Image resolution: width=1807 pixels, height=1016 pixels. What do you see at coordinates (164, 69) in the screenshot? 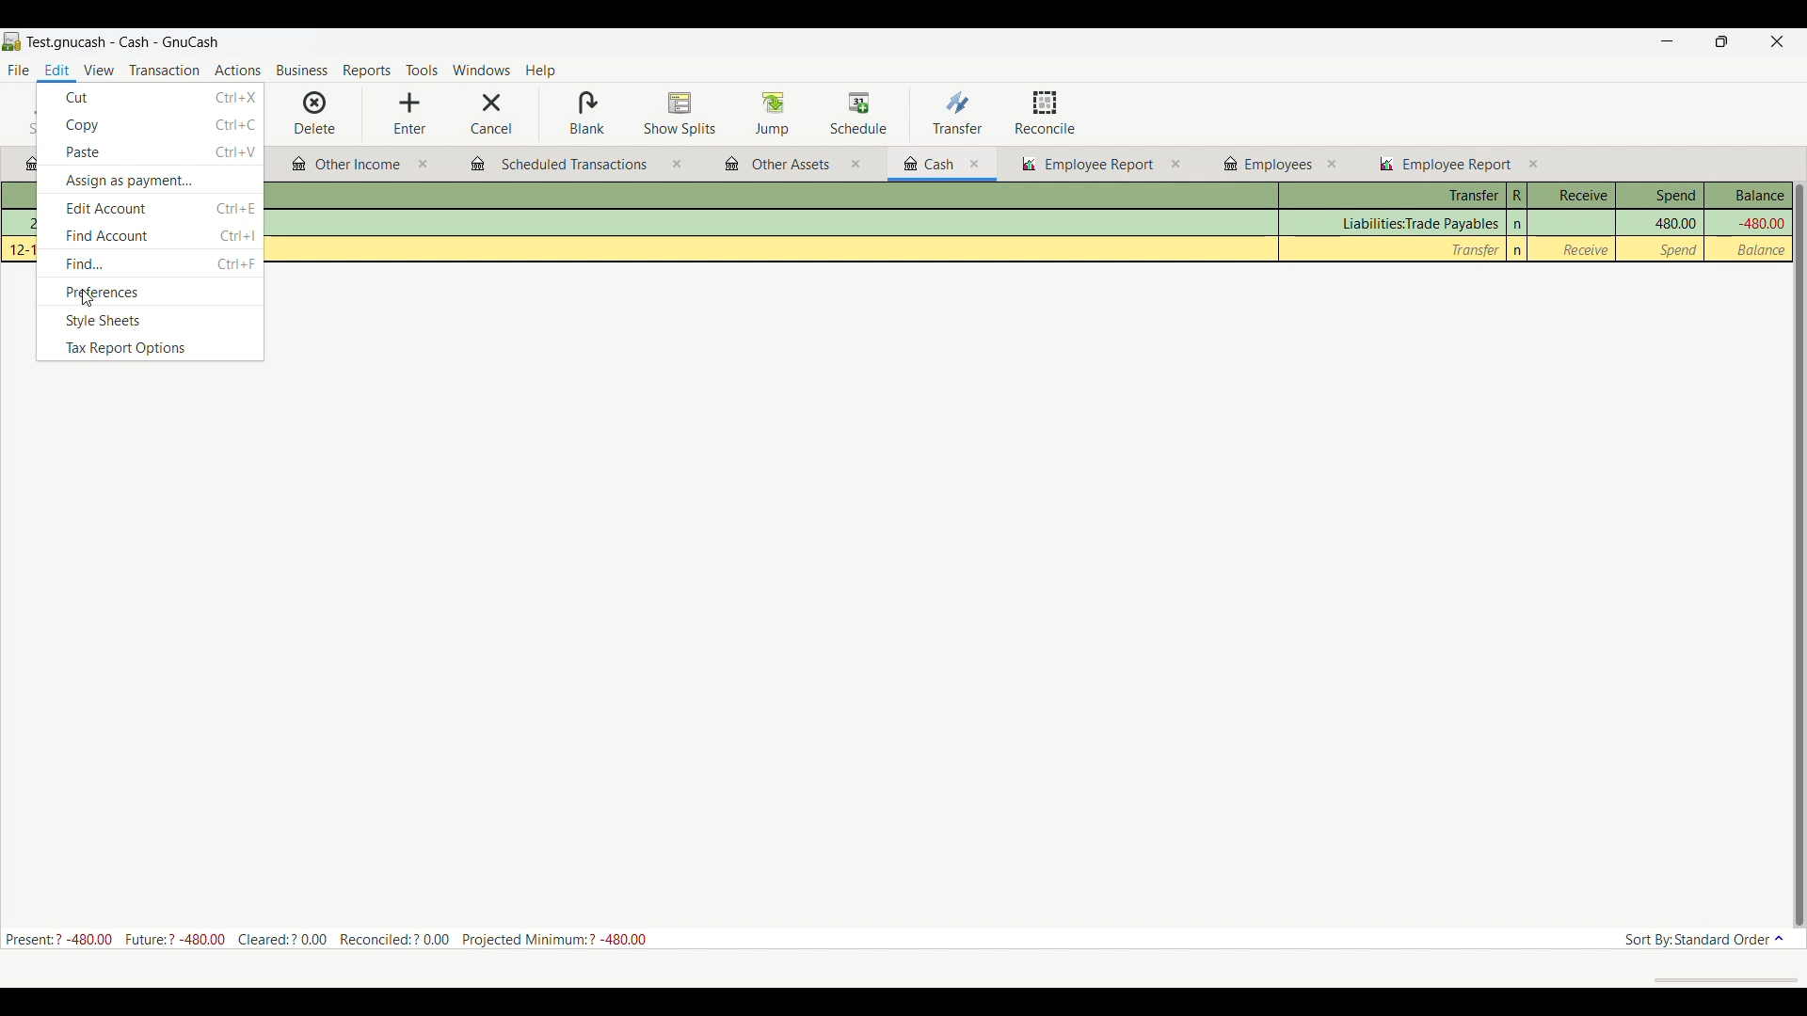
I see `Transaction` at bounding box center [164, 69].